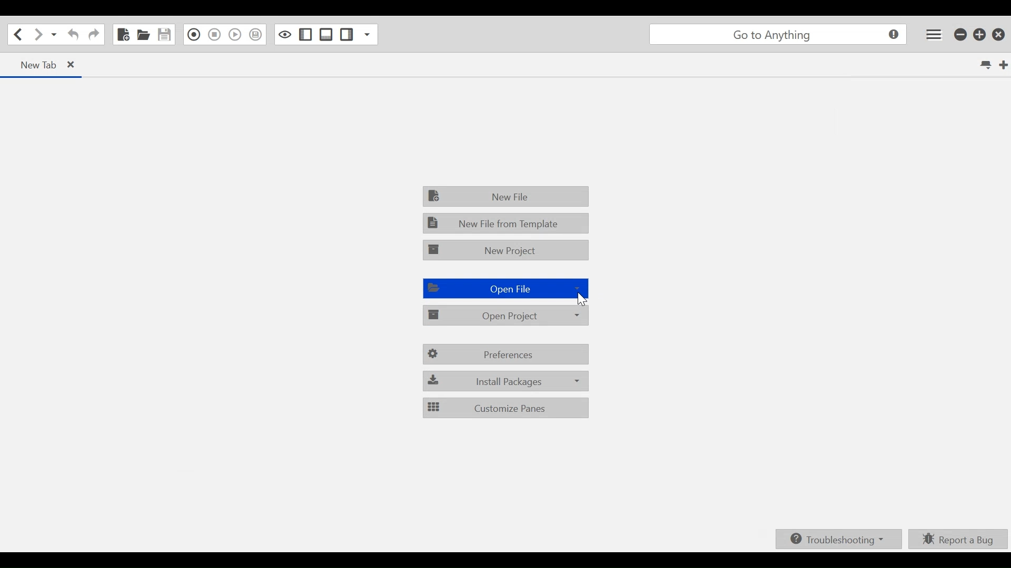  Describe the element at coordinates (214, 34) in the screenshot. I see `Stop Recording Macro` at that location.